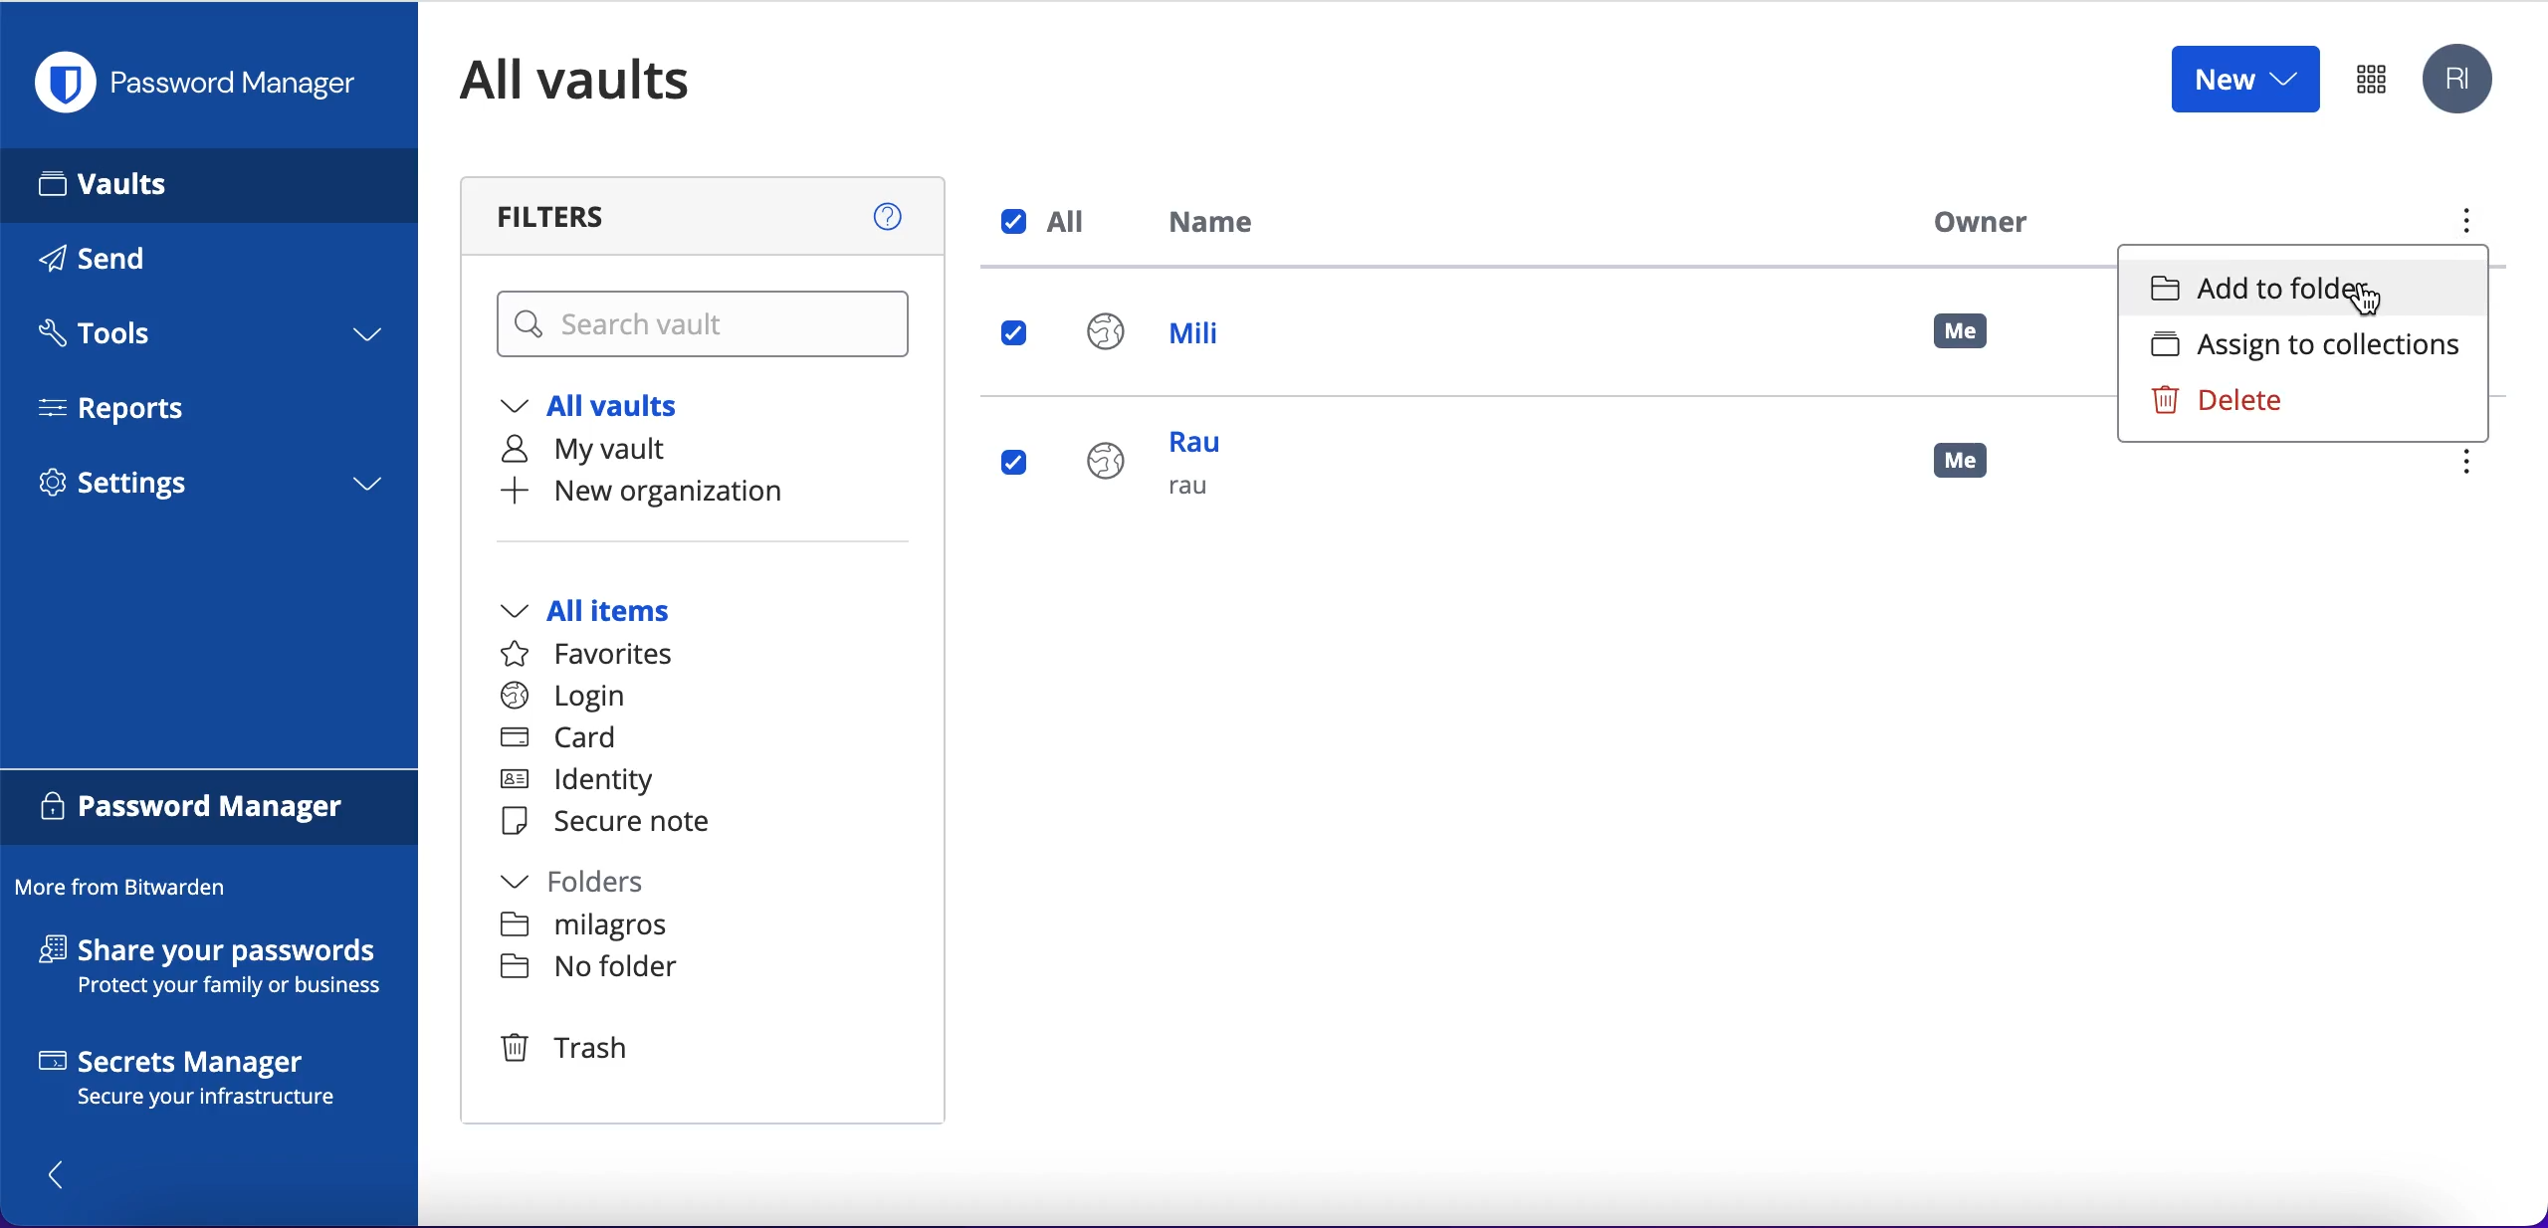 The height and width of the screenshot is (1228, 2548). What do you see at coordinates (563, 697) in the screenshot?
I see `login` at bounding box center [563, 697].